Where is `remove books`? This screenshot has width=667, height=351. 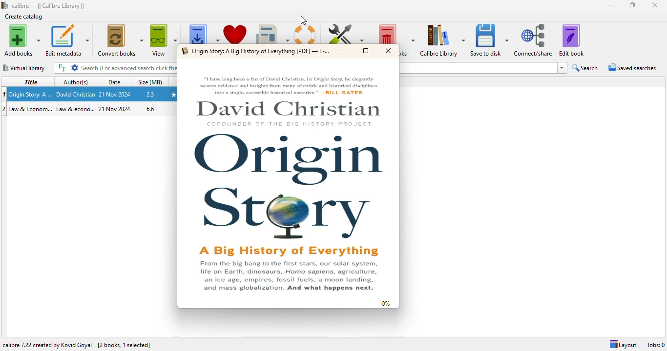
remove books is located at coordinates (392, 33).